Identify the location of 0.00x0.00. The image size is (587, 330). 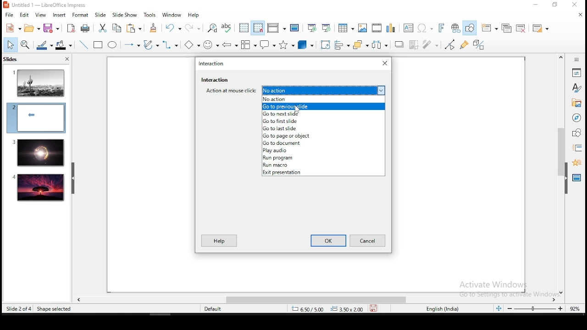
(347, 309).